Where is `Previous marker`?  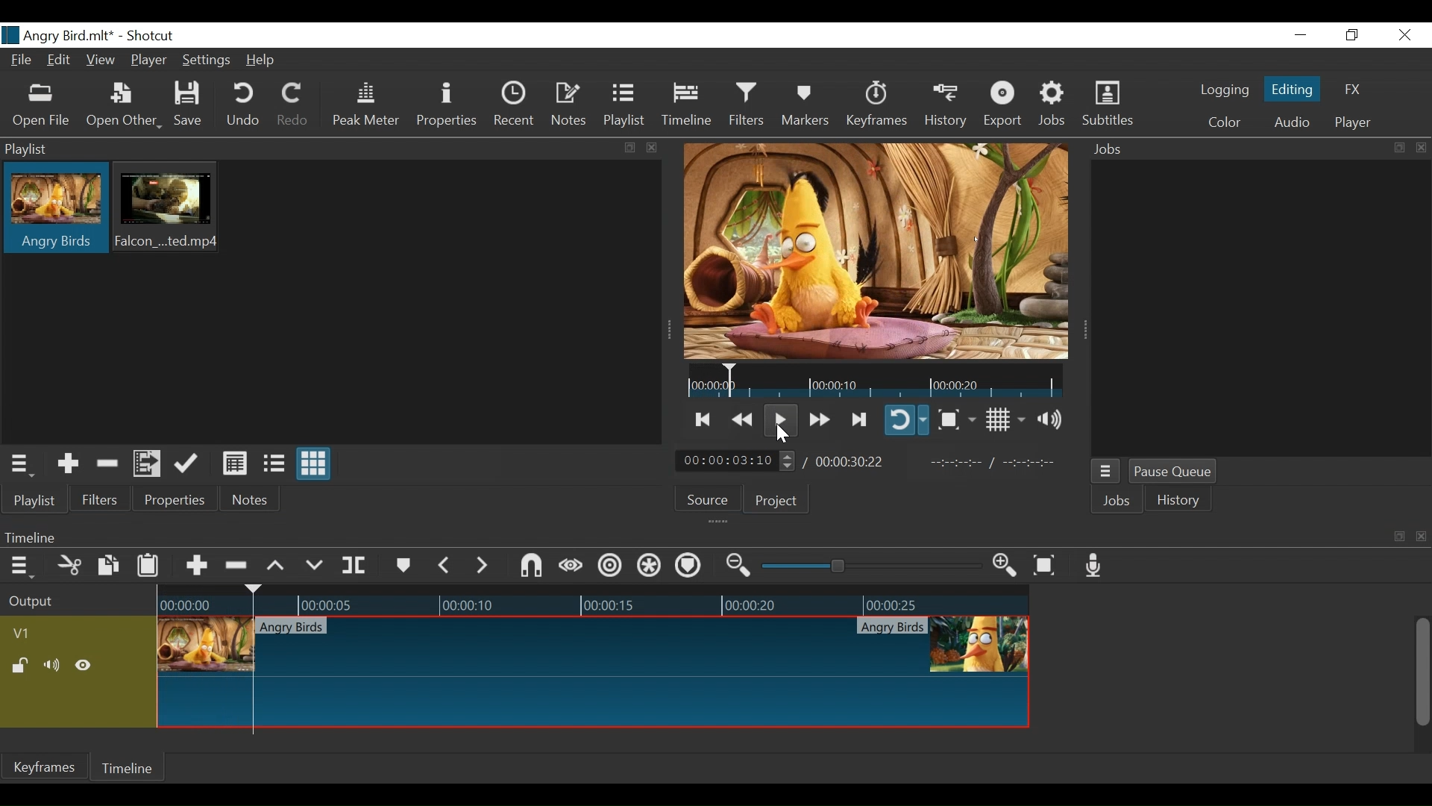 Previous marker is located at coordinates (446, 565).